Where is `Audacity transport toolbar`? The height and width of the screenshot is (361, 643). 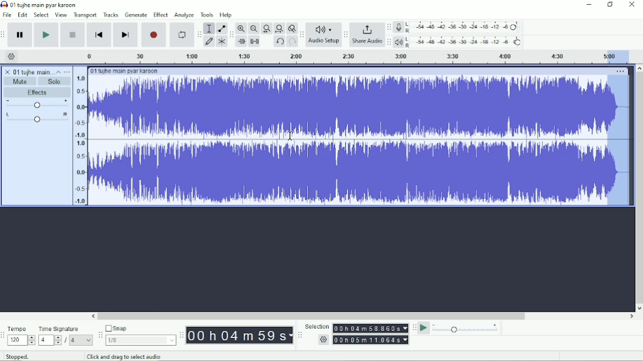
Audacity transport toolbar is located at coordinates (4, 35).